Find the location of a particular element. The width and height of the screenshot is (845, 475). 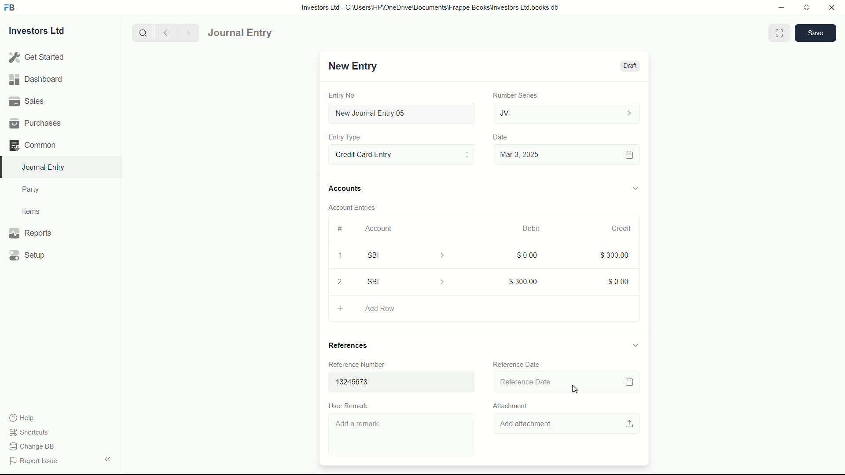

FrappeBooks logo is located at coordinates (10, 8).